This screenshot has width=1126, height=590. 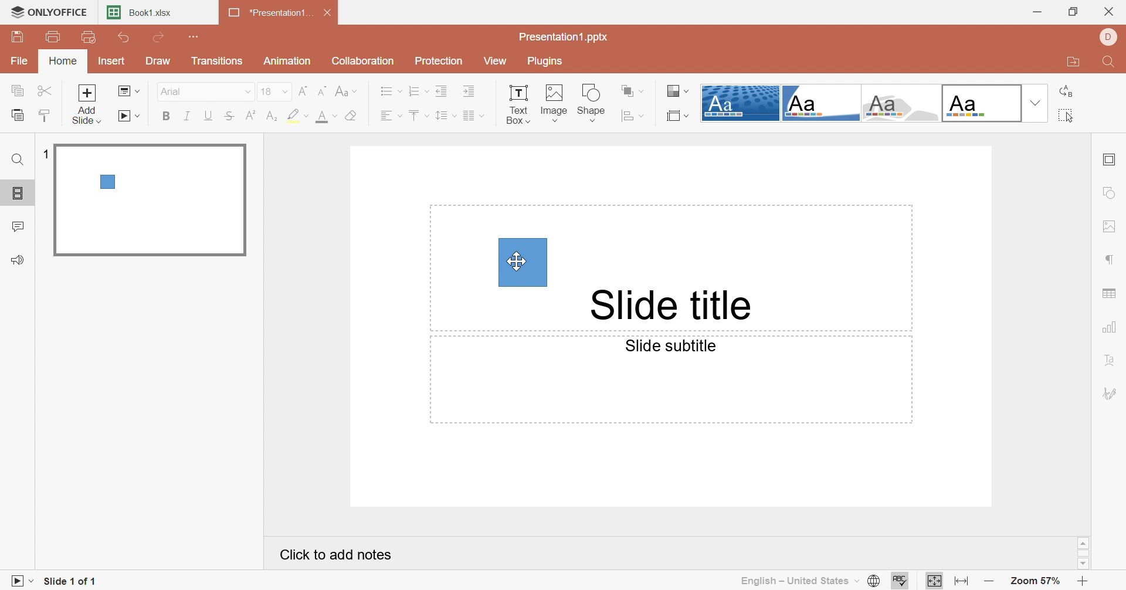 I want to click on Collaboration, so click(x=368, y=62).